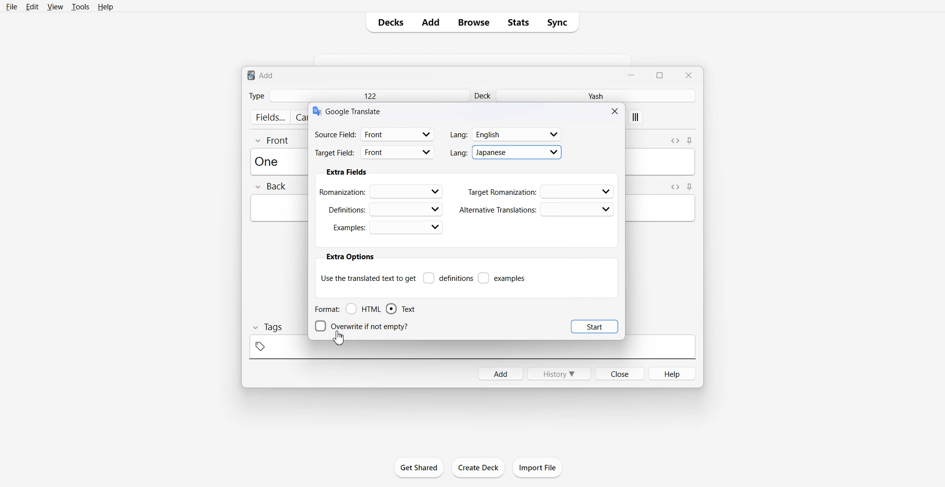  I want to click on File, so click(12, 6).